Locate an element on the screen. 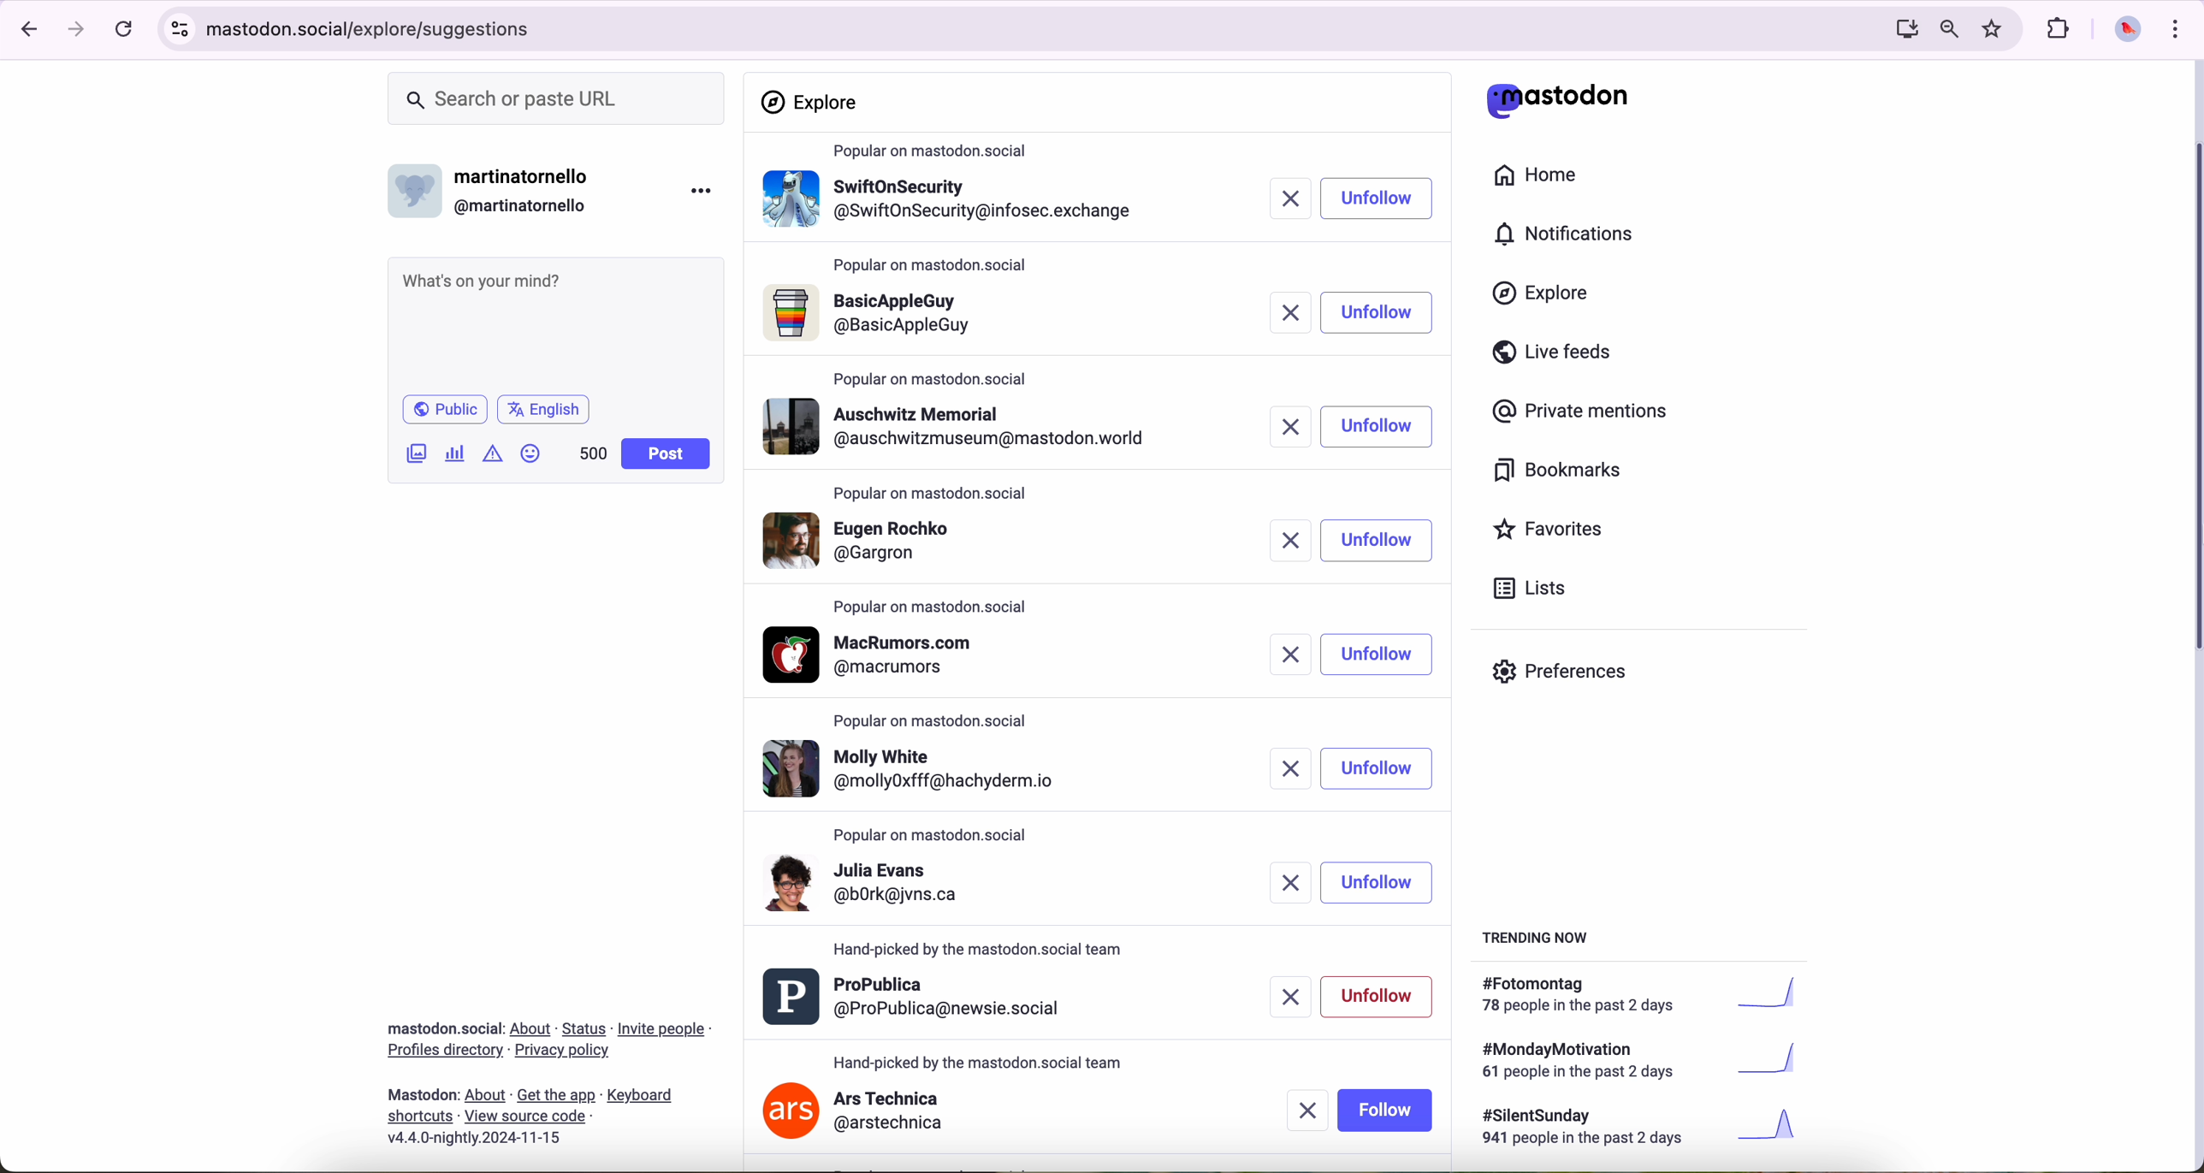  remove is located at coordinates (1283, 992).